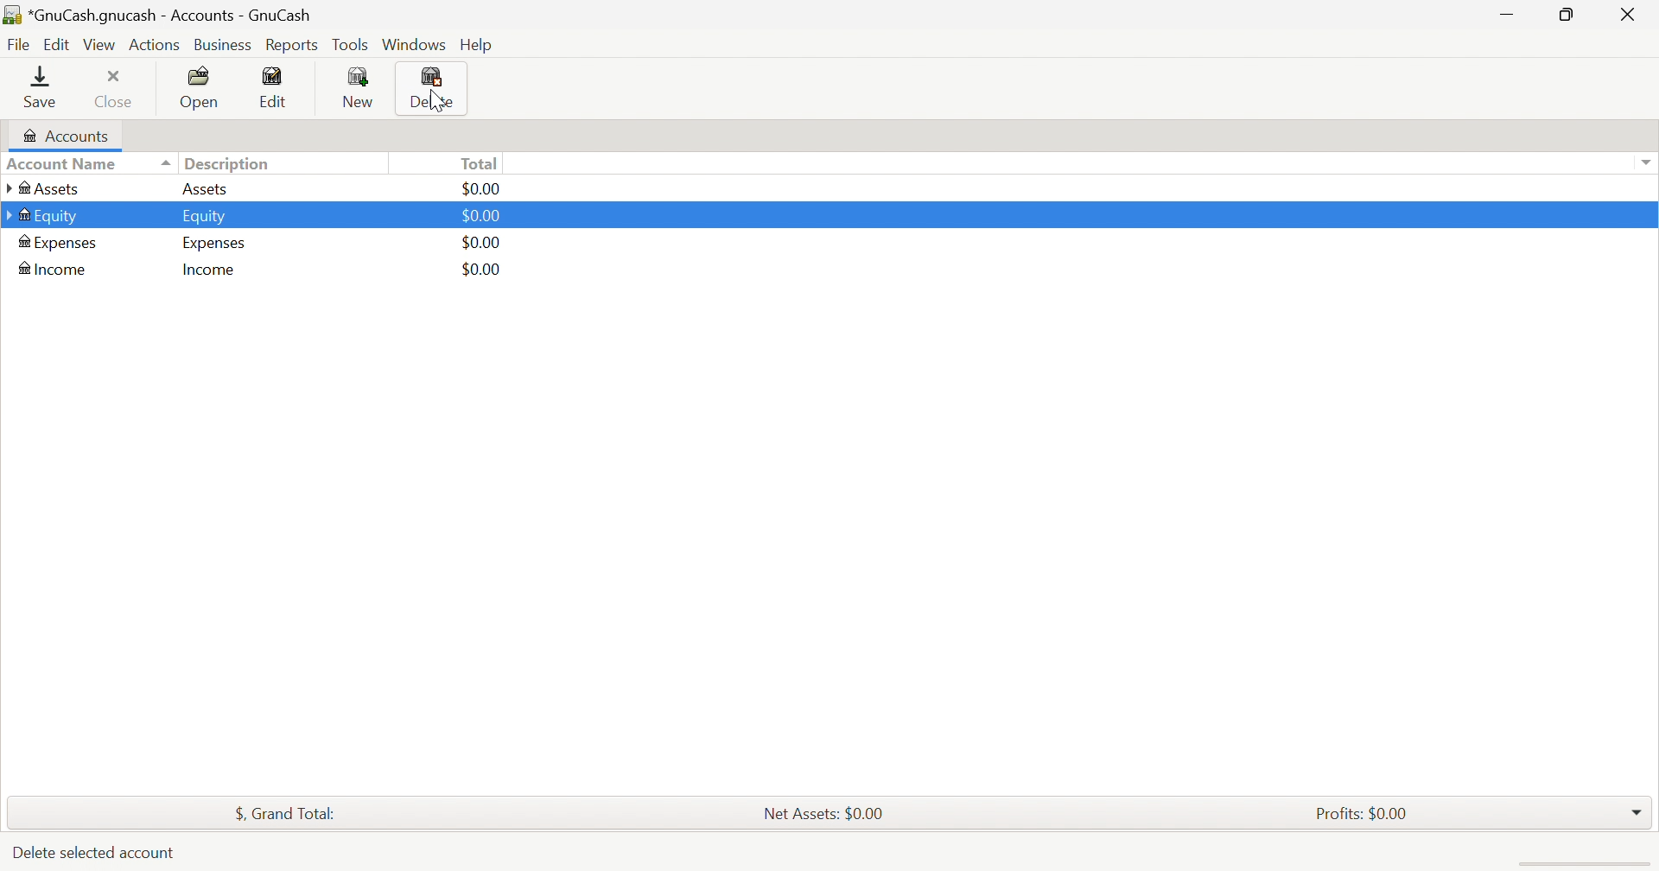 Image resolution: width=1659 pixels, height=871 pixels. I want to click on Windows, so click(416, 46).